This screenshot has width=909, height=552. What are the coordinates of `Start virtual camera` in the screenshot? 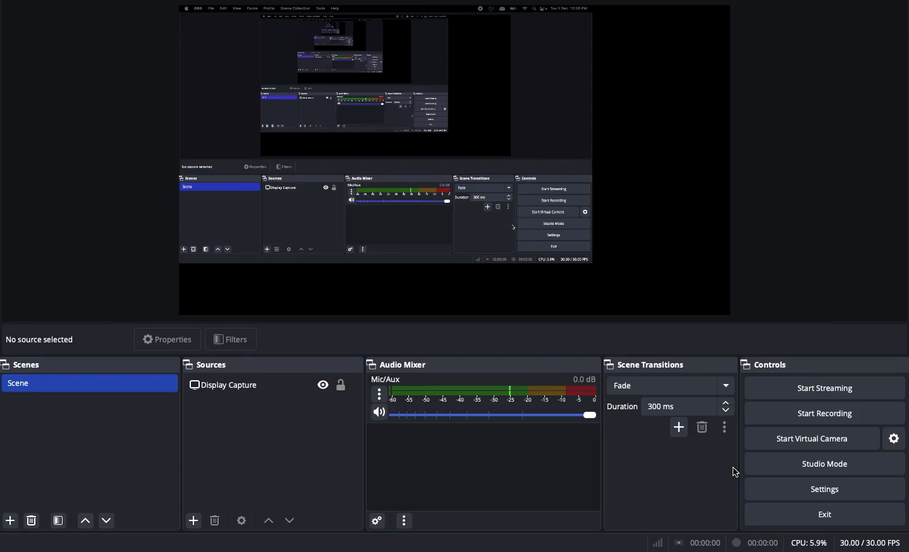 It's located at (821, 440).